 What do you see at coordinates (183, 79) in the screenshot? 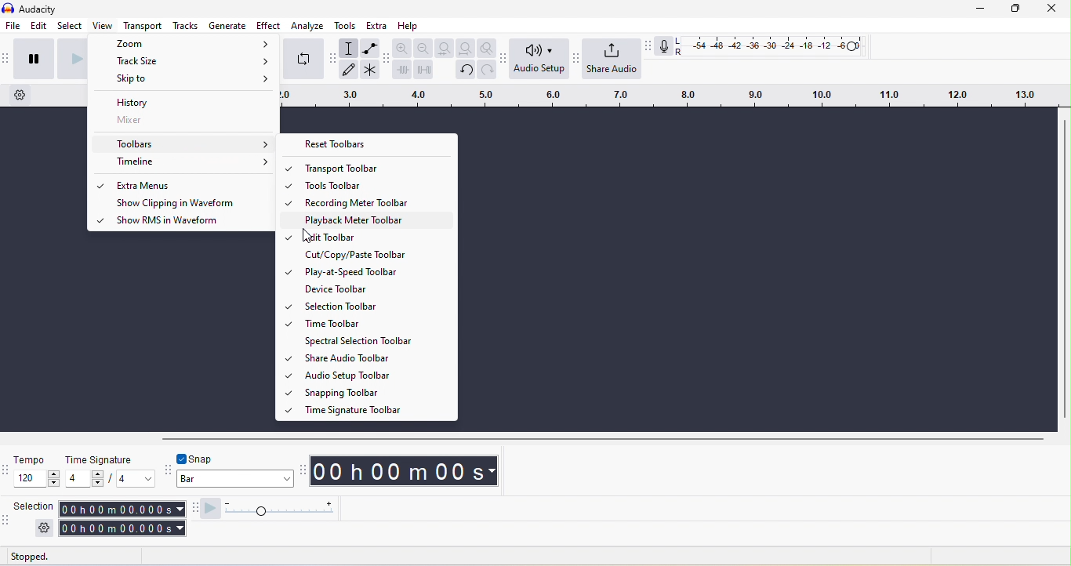
I see `Skip to` at bounding box center [183, 79].